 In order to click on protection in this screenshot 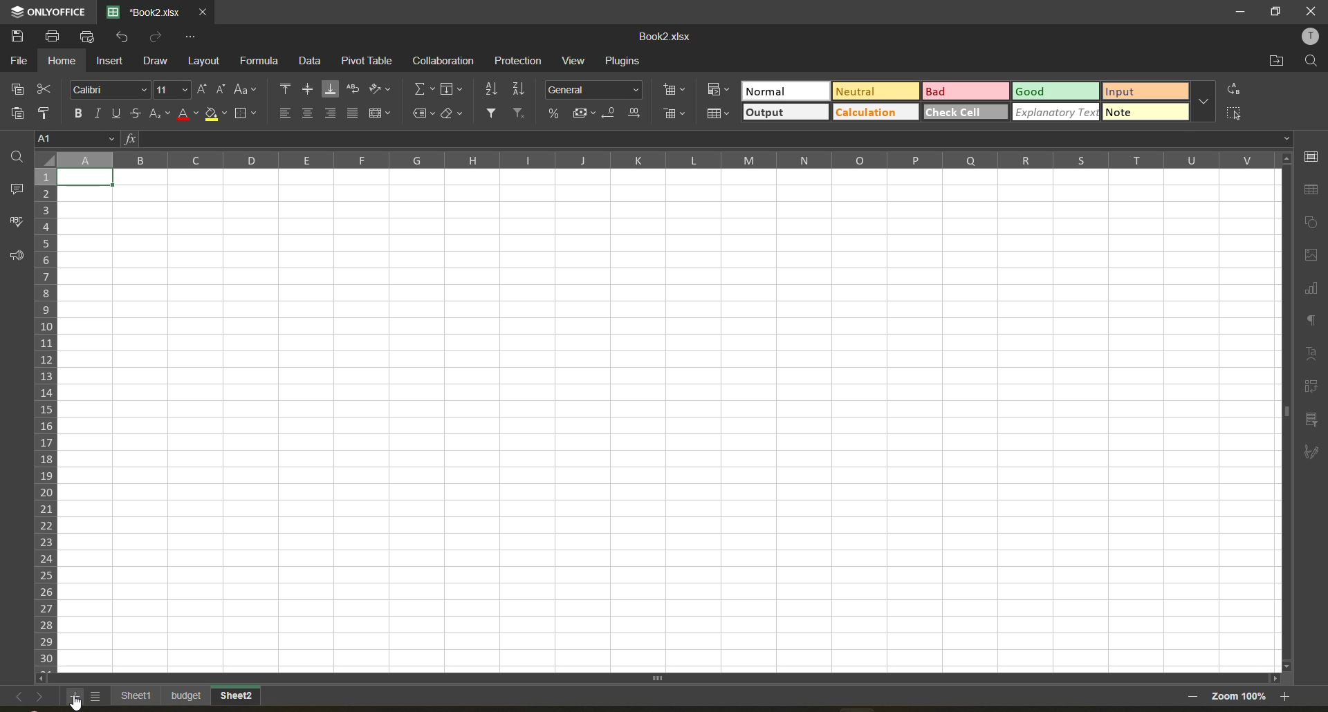, I will do `click(517, 62)`.